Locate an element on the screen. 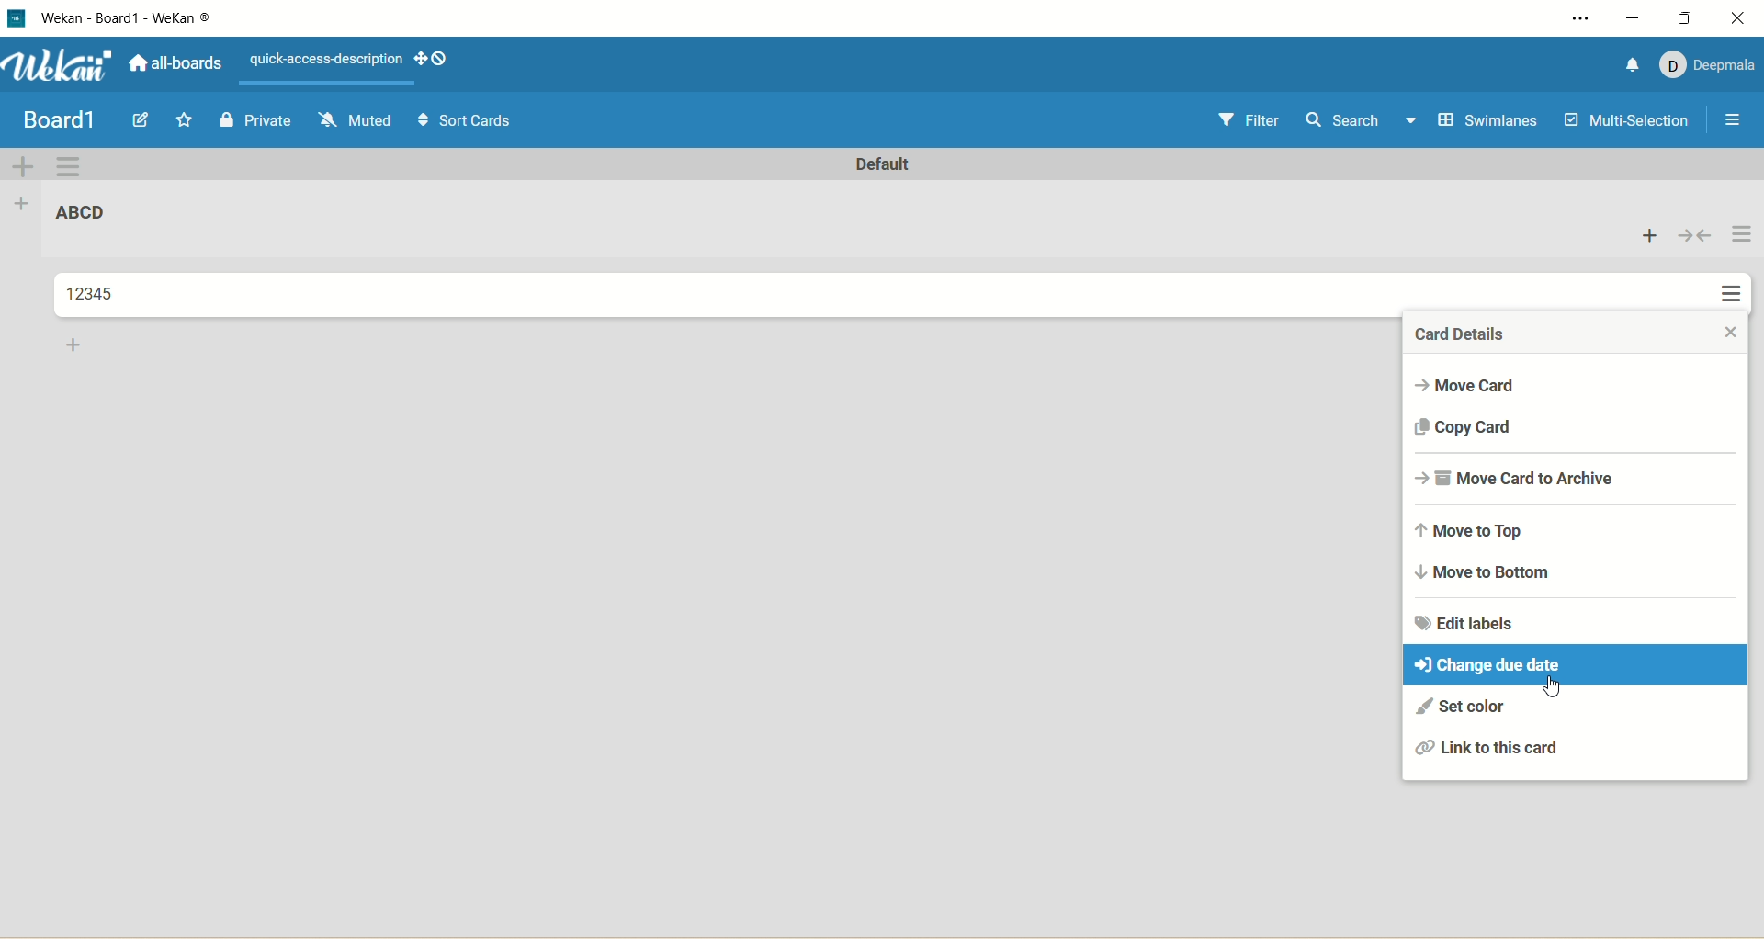 The height and width of the screenshot is (939, 1764). move to top is located at coordinates (1474, 529).